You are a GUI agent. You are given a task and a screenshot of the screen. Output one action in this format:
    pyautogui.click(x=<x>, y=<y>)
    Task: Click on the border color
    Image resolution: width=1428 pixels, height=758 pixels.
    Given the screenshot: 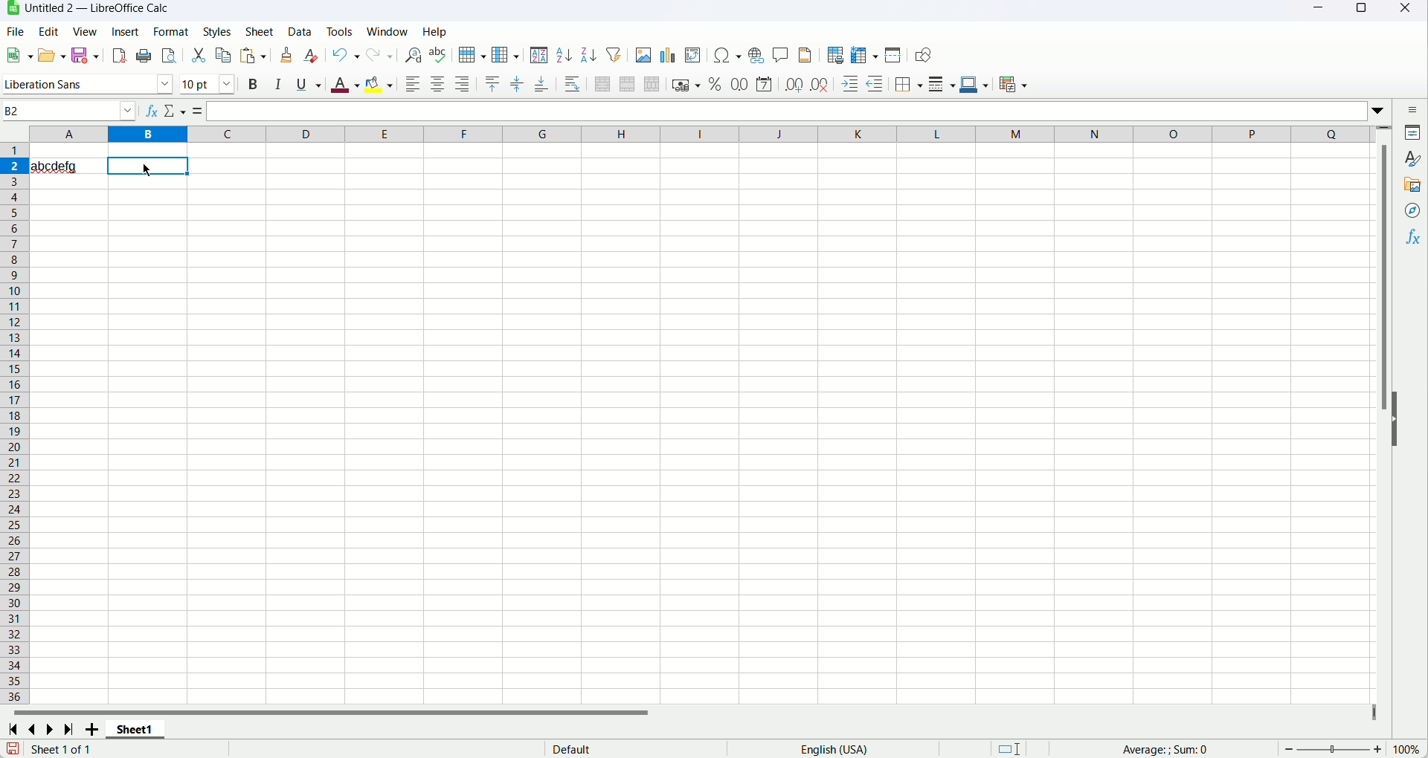 What is the action you would take?
    pyautogui.click(x=974, y=85)
    